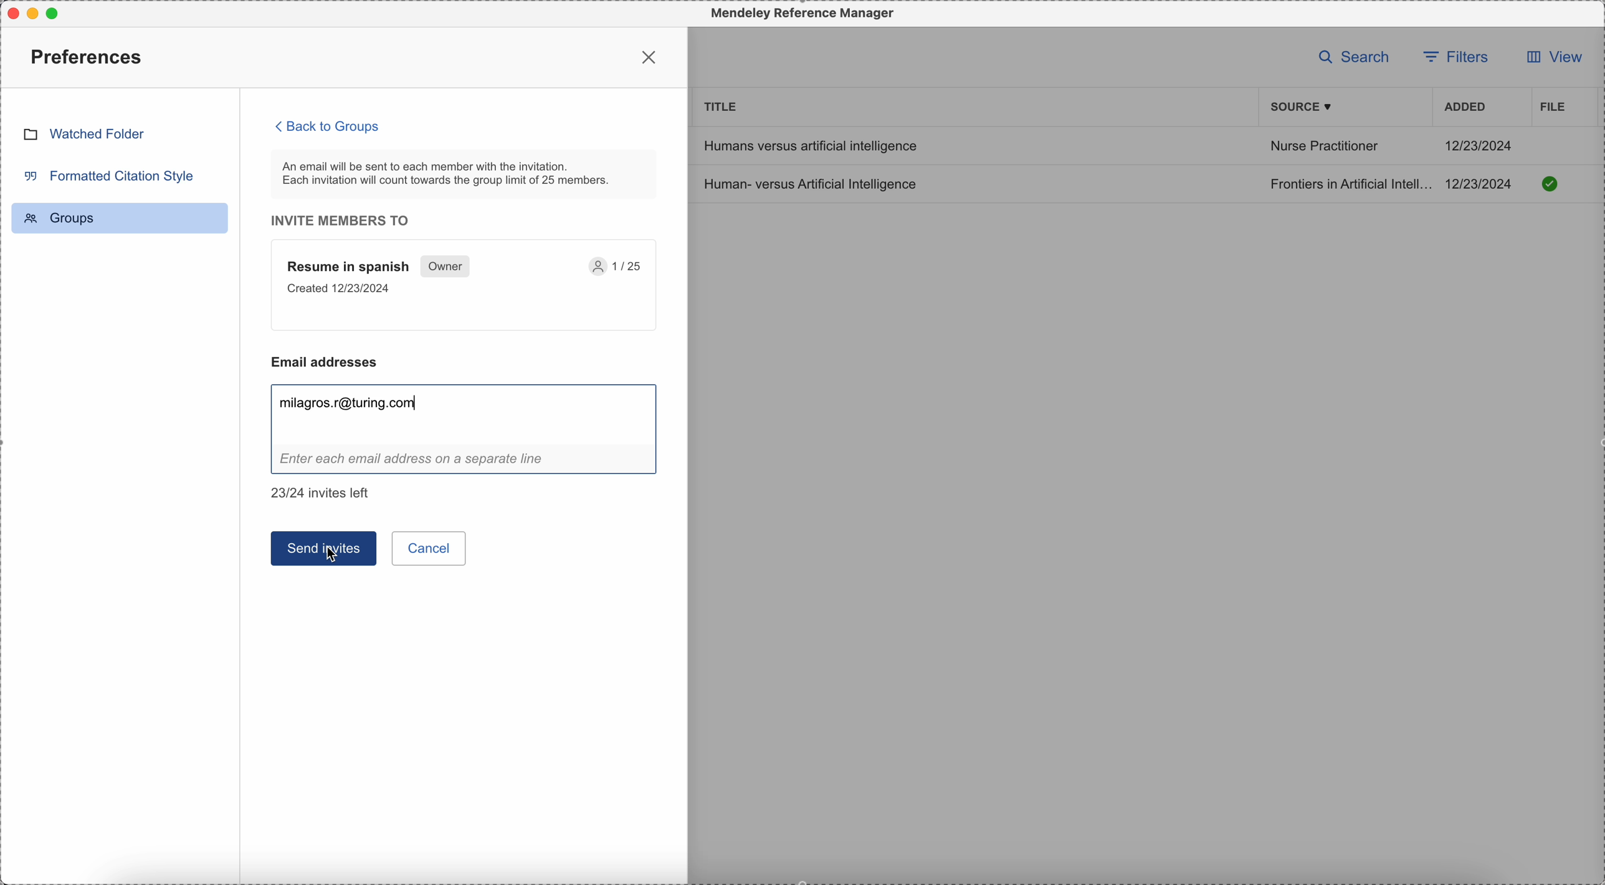 The width and height of the screenshot is (1605, 885). I want to click on source, so click(1303, 107).